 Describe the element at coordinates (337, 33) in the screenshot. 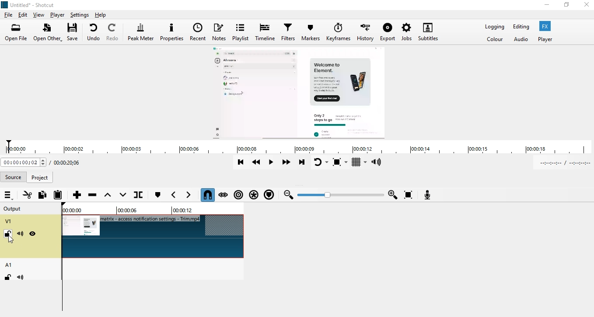

I see `keyframes` at that location.